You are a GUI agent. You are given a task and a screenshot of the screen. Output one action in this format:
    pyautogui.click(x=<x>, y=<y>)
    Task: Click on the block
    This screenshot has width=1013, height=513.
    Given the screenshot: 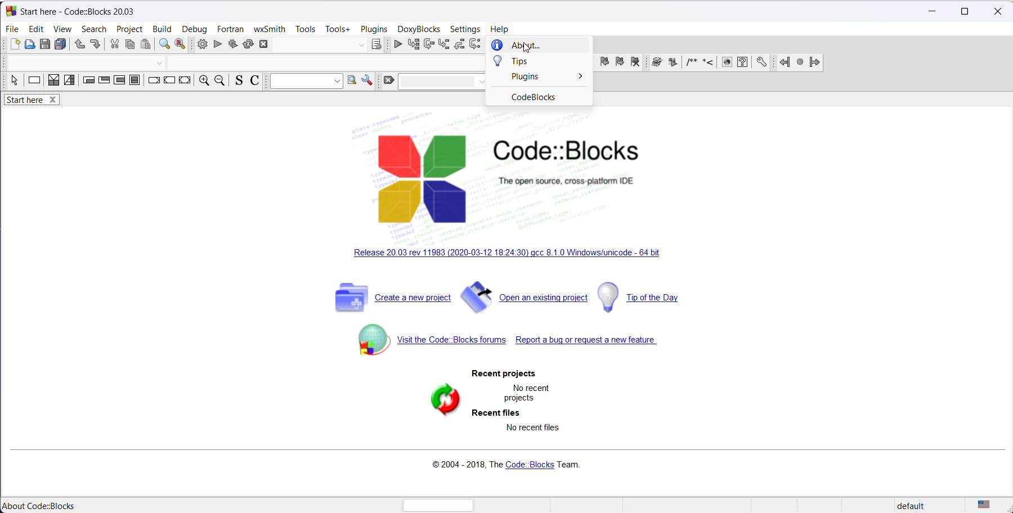 What is the action you would take?
    pyautogui.click(x=656, y=63)
    